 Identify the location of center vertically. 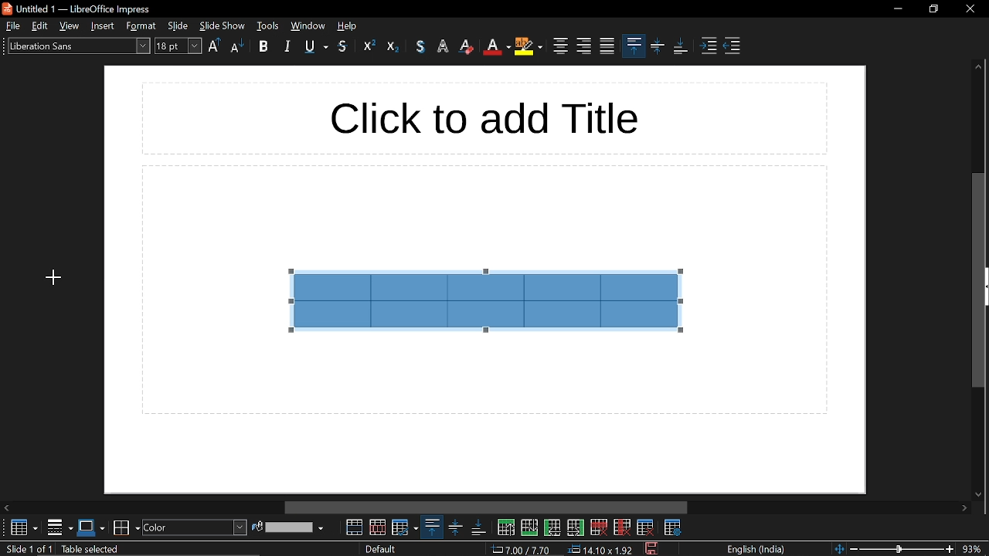
(659, 48).